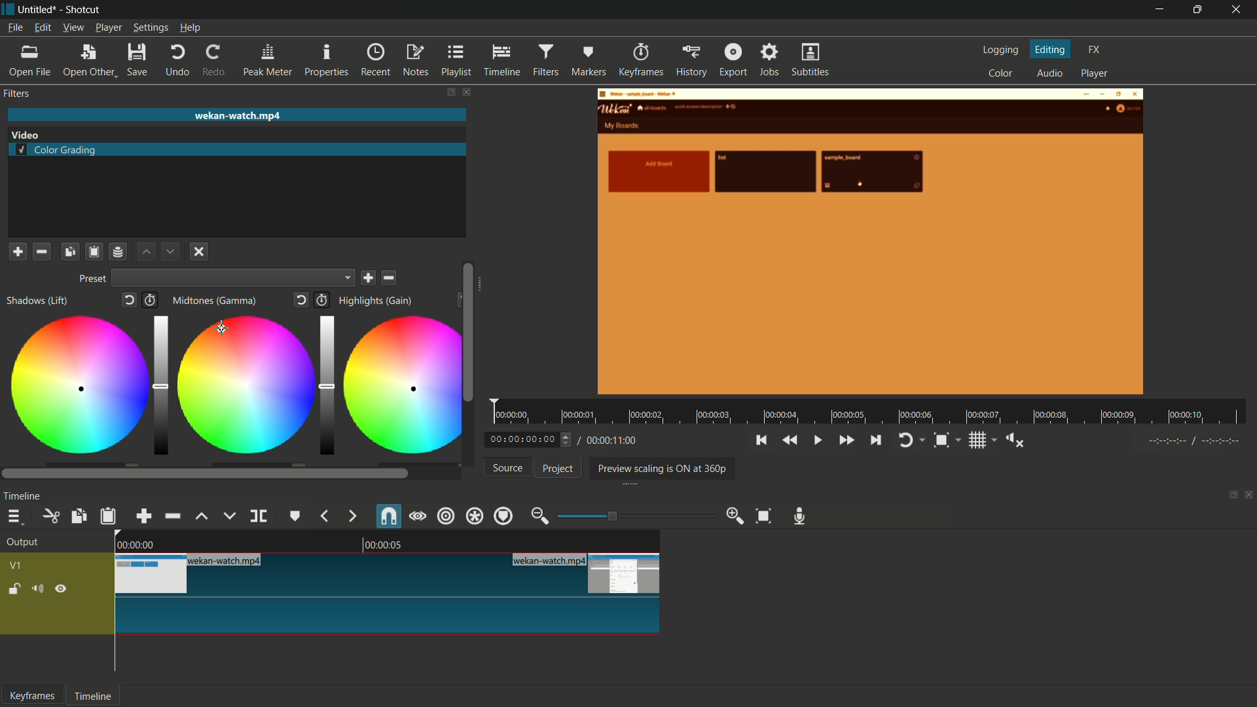 The height and width of the screenshot is (707, 1257). Describe the element at coordinates (761, 441) in the screenshot. I see `skip to the previous point` at that location.